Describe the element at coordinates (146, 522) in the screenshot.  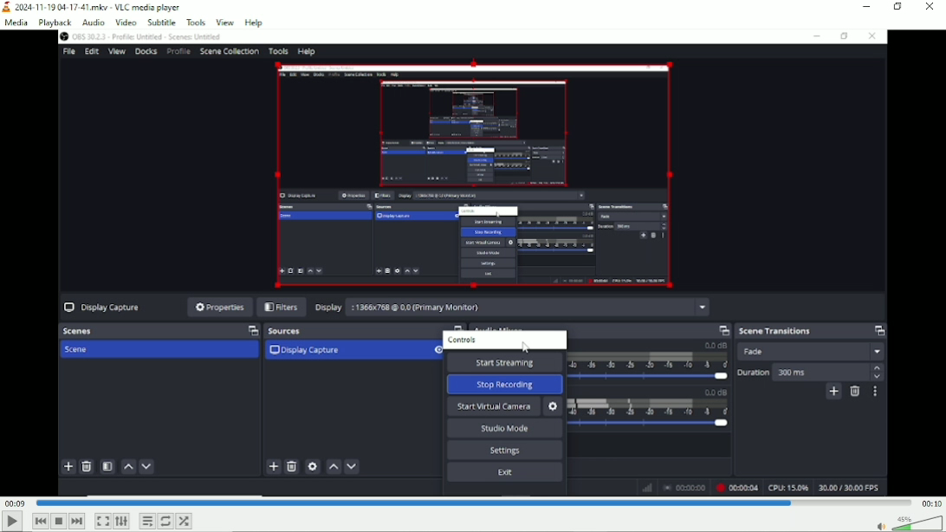
I see `Toggle playlist` at that location.